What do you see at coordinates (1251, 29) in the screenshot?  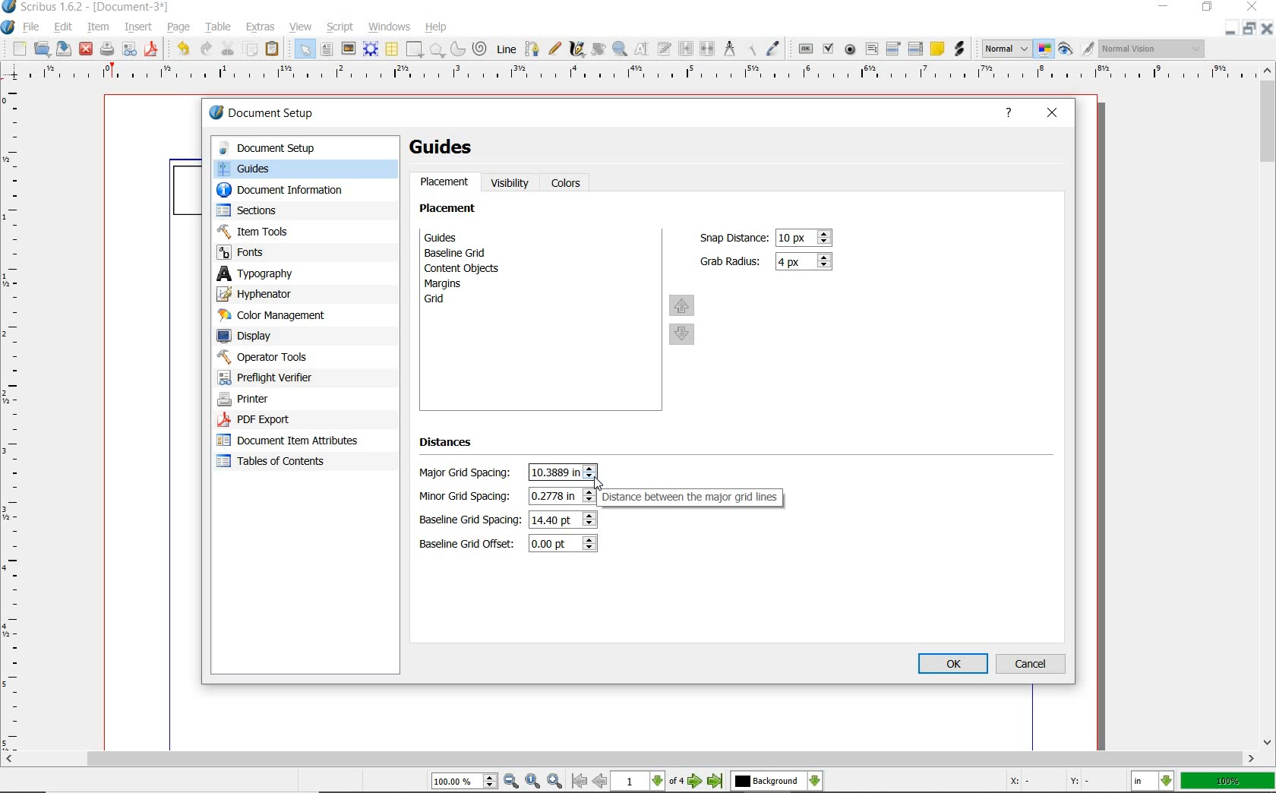 I see `restore` at bounding box center [1251, 29].